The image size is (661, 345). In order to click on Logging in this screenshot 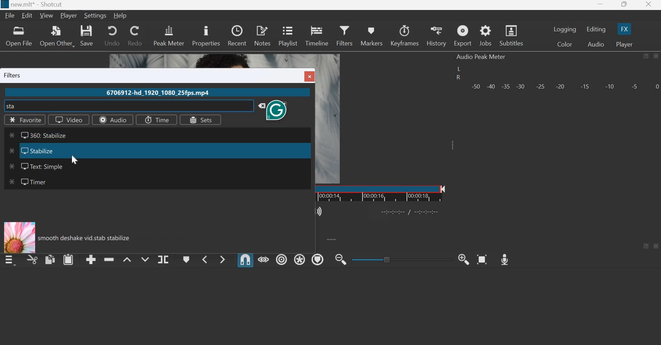, I will do `click(565, 29)`.